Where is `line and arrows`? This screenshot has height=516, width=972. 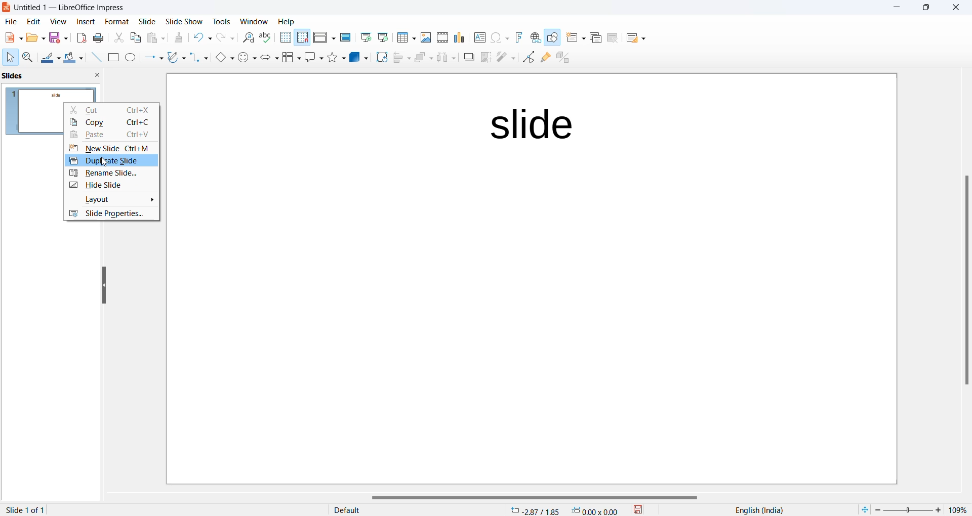
line and arrows is located at coordinates (151, 58).